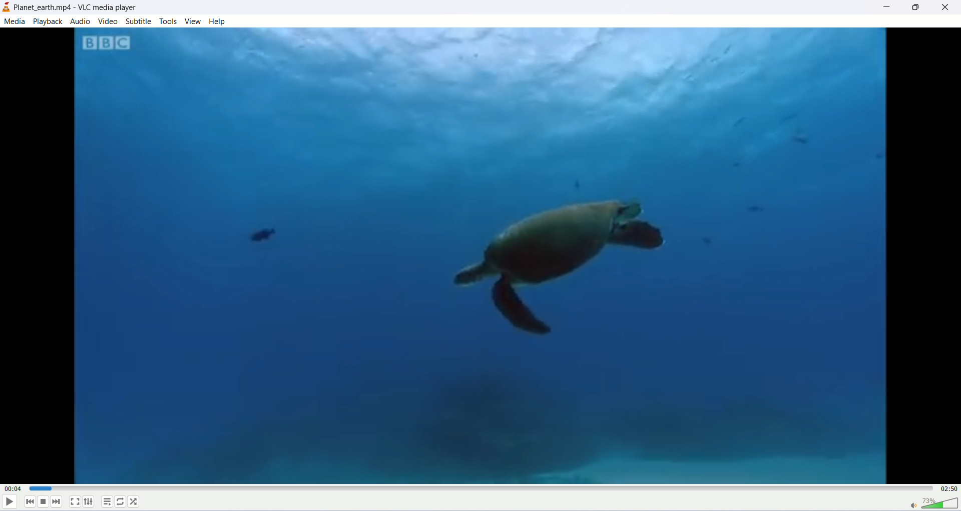 The height and width of the screenshot is (511, 961). I want to click on progress bar, so click(479, 489).